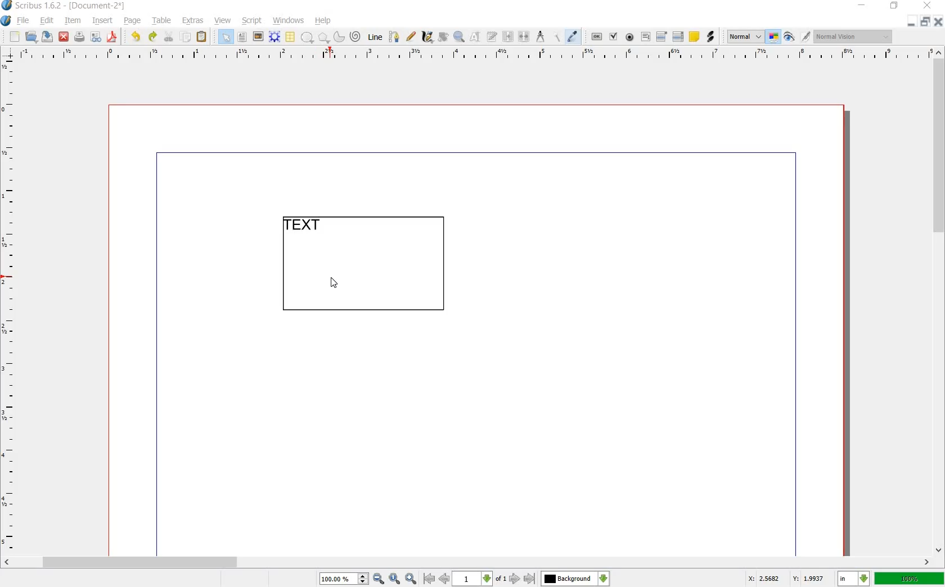  I want to click on table, so click(163, 22).